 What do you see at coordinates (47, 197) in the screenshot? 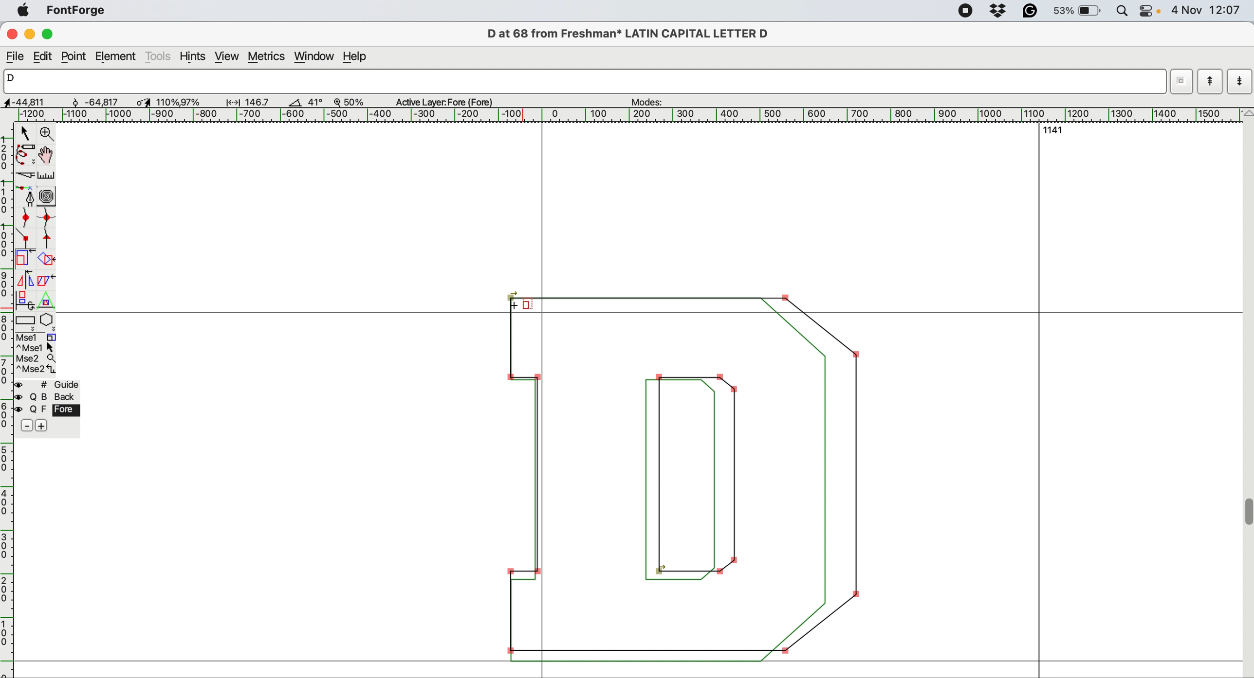
I see `change when spiro is active or not` at bounding box center [47, 197].